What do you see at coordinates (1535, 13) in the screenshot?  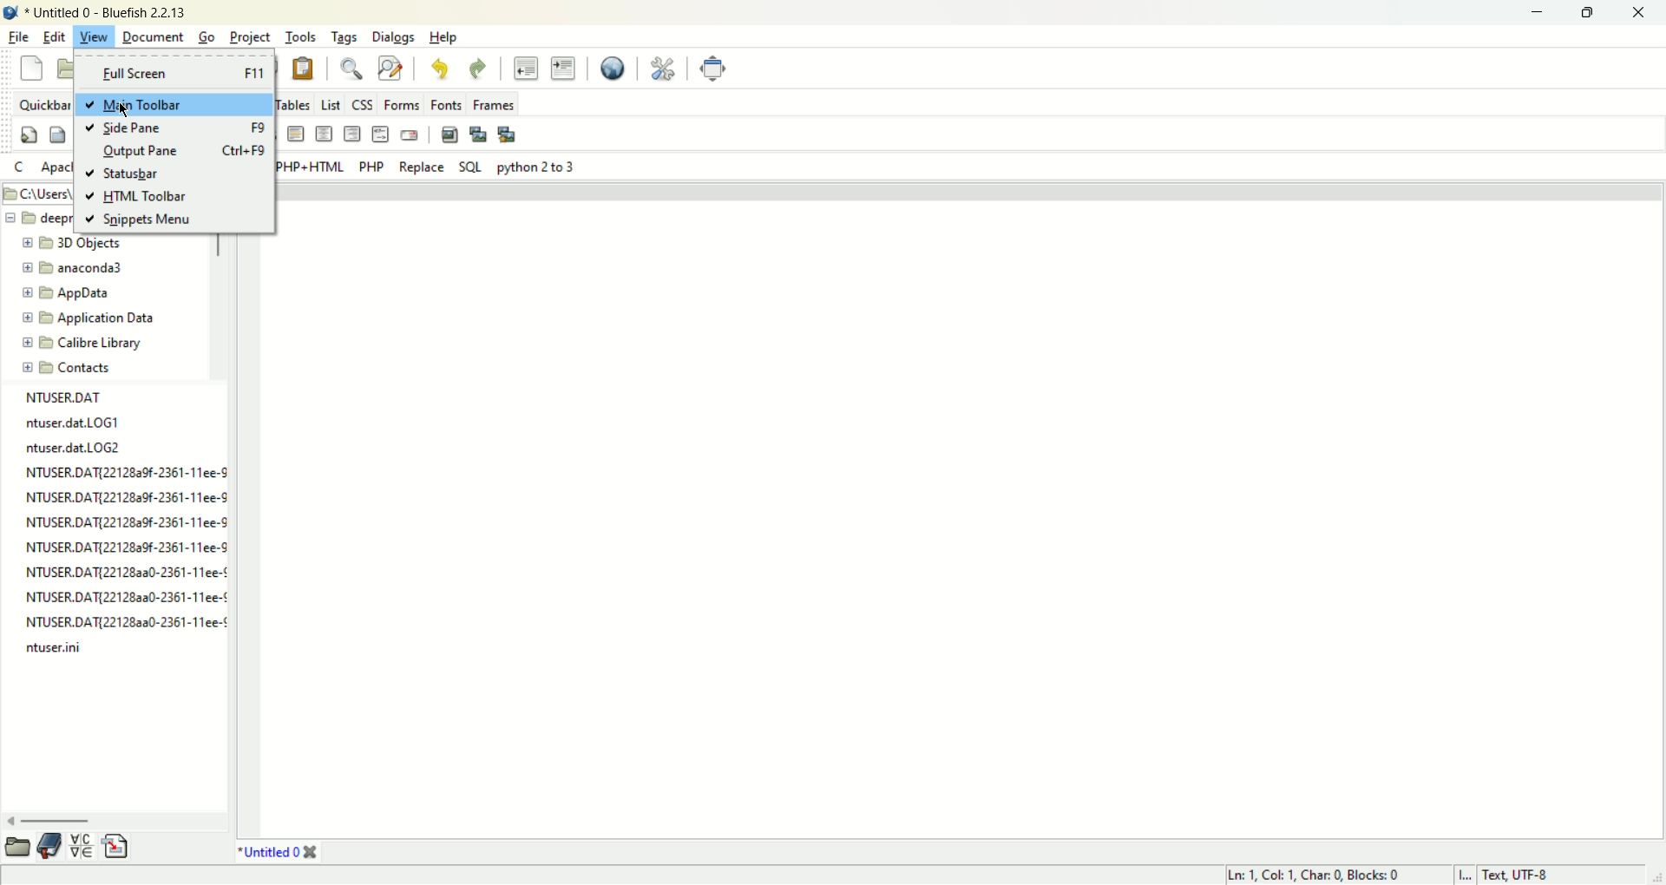 I see `minimize` at bounding box center [1535, 13].